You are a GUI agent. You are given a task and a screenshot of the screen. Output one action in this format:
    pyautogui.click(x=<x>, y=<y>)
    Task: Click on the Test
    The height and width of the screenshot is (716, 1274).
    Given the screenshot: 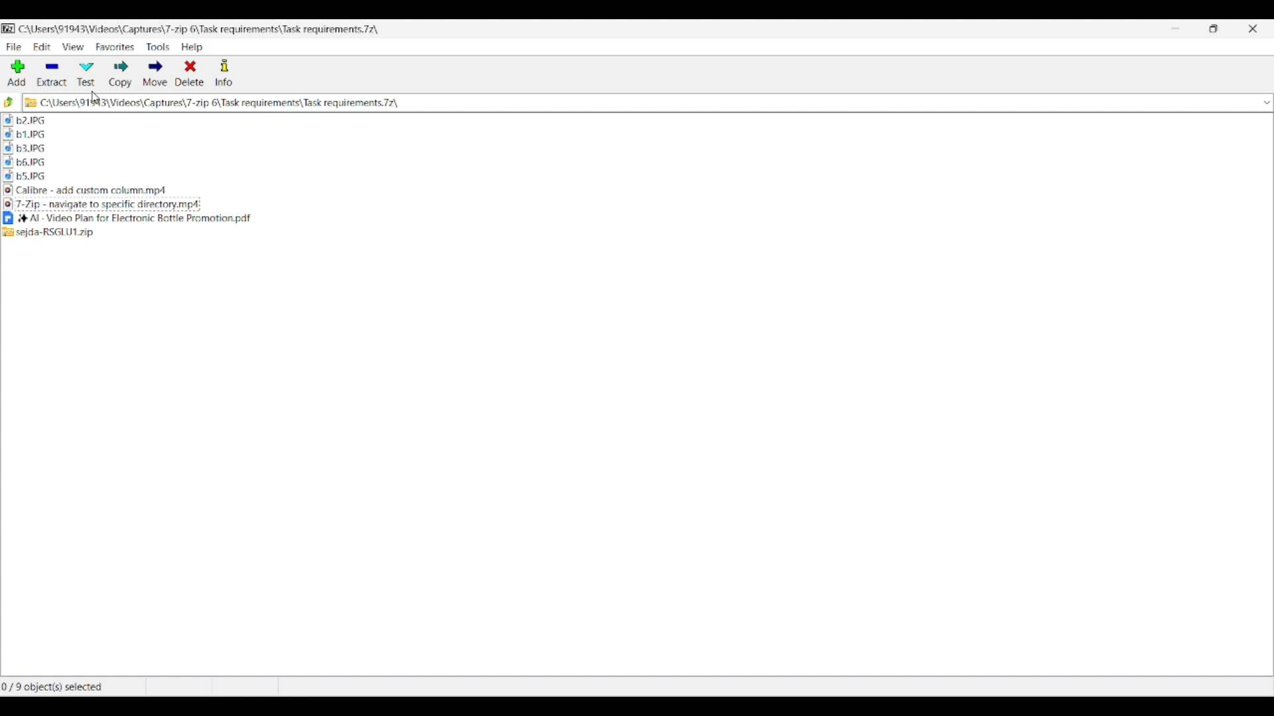 What is the action you would take?
    pyautogui.click(x=86, y=75)
    